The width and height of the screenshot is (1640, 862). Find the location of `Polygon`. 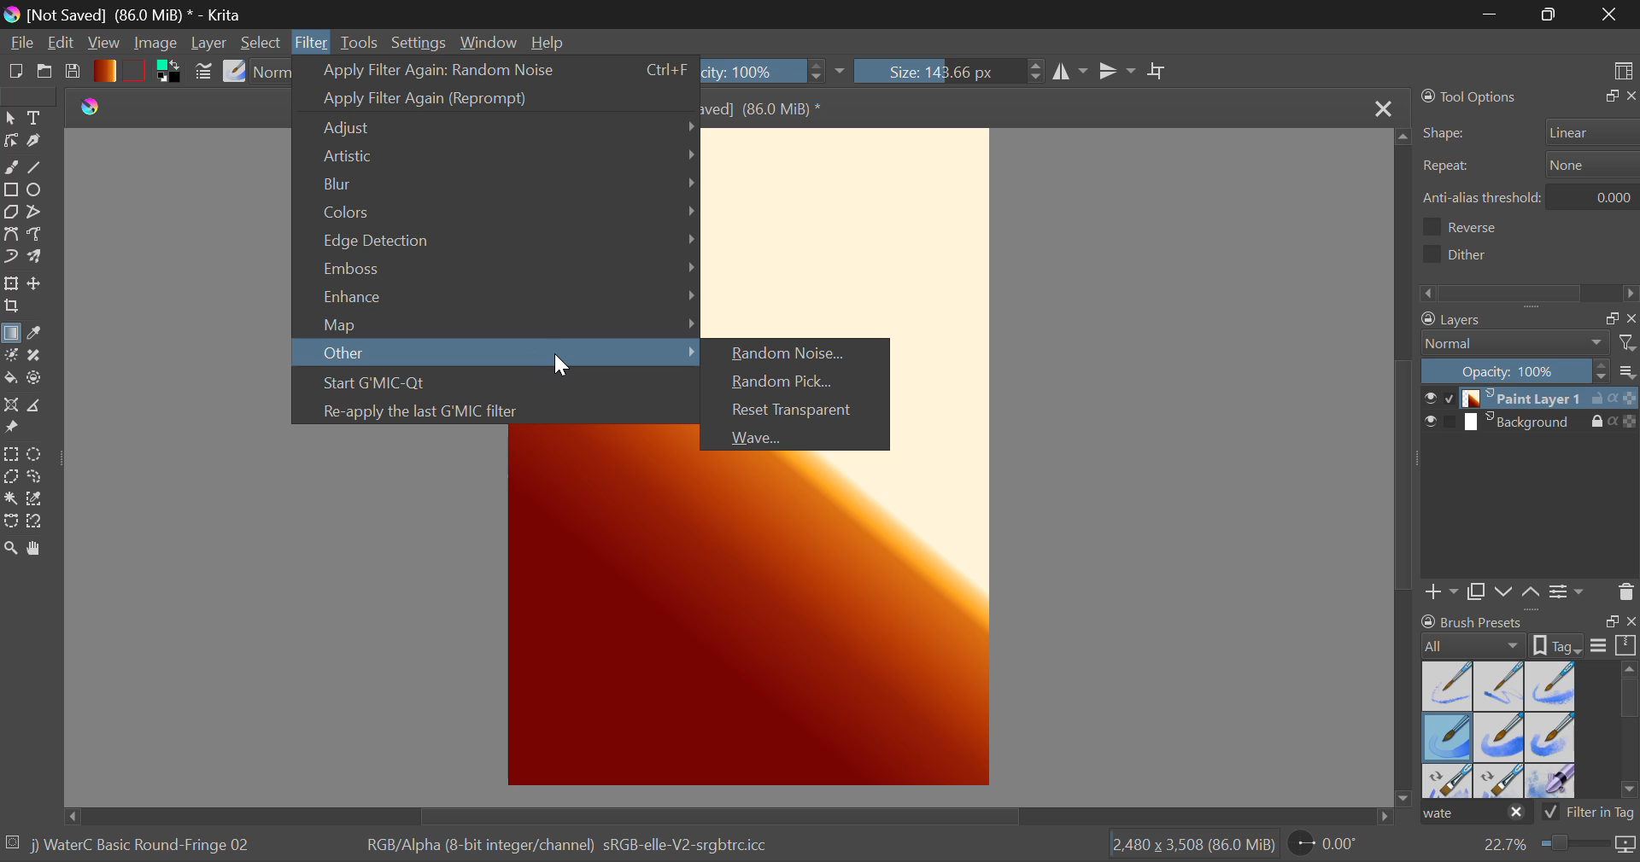

Polygon is located at coordinates (10, 212).